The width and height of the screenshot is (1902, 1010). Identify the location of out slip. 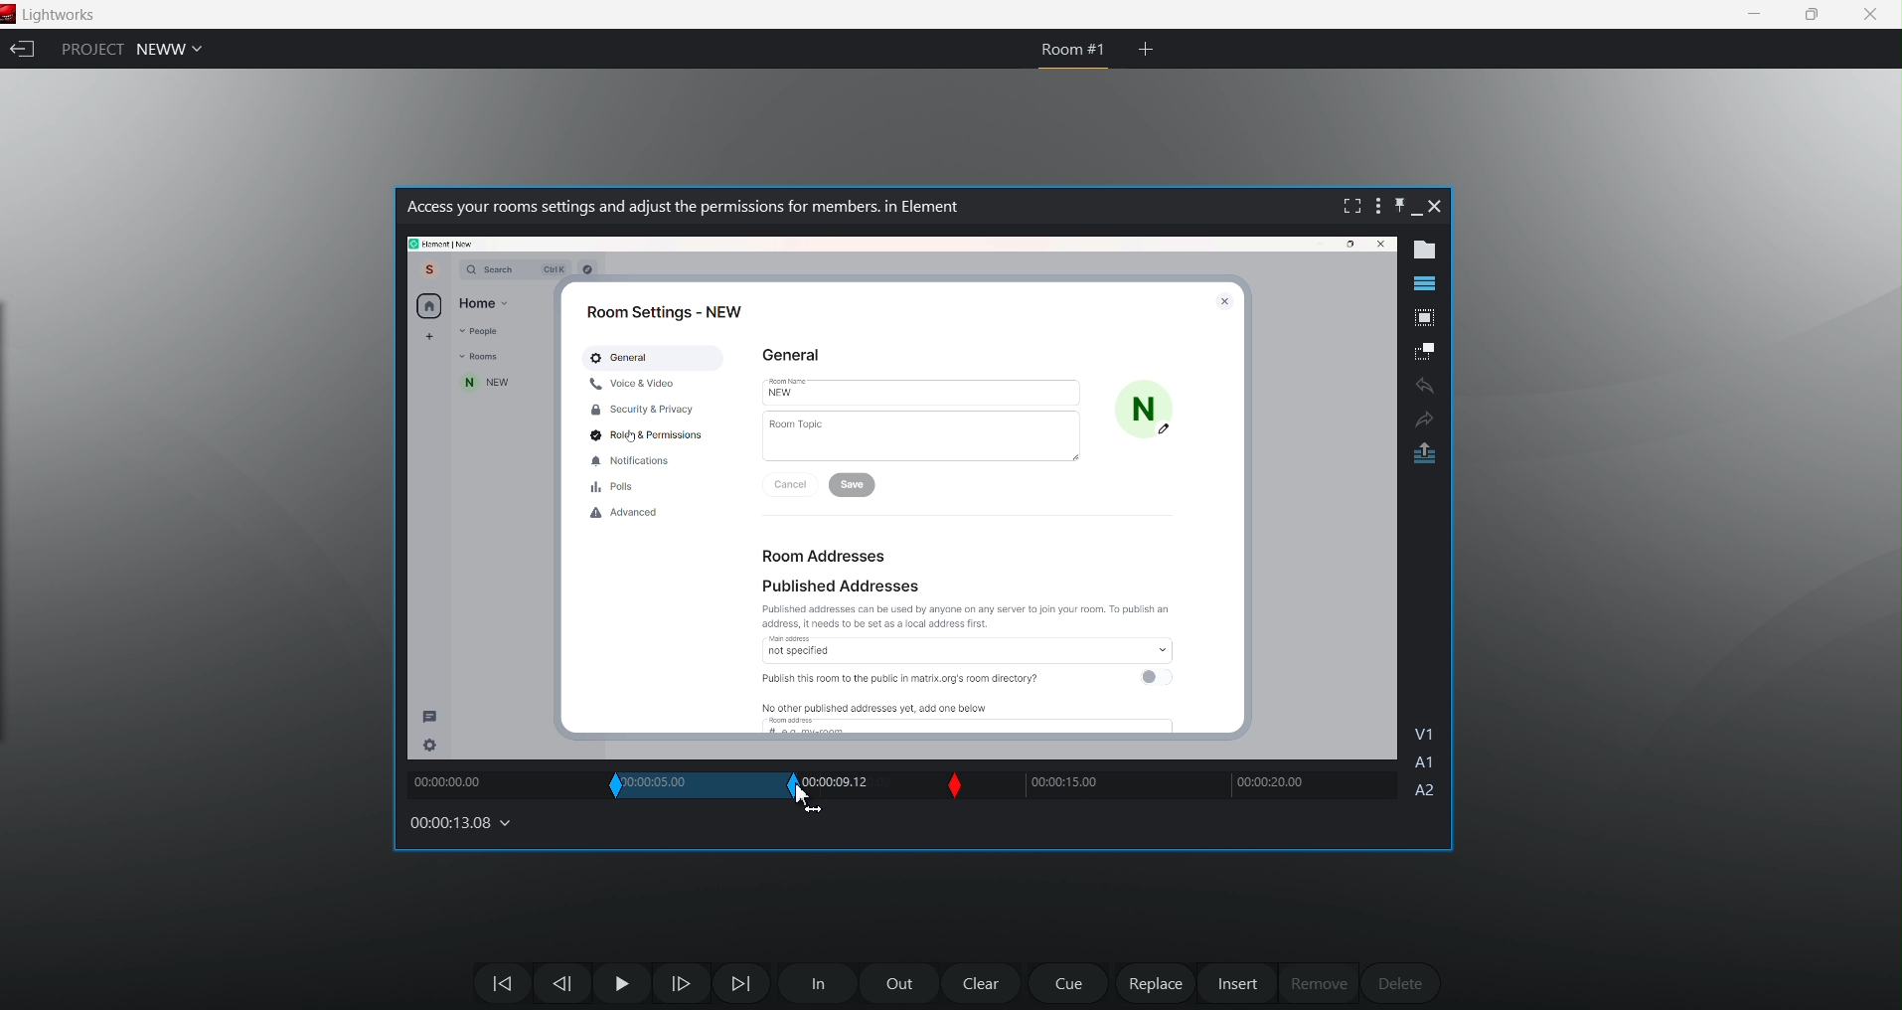
(794, 786).